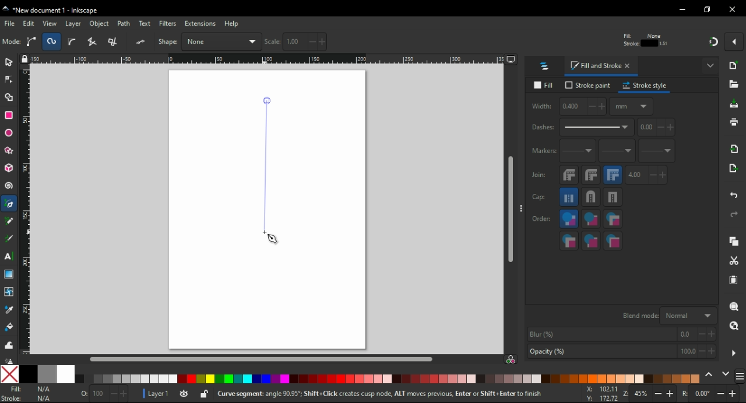  I want to click on more settings, so click(734, 353).